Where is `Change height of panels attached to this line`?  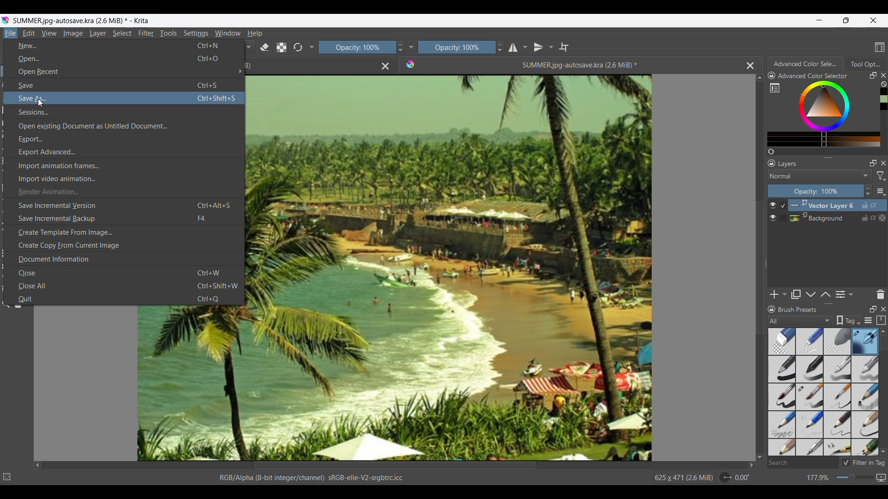 Change height of panels attached to this line is located at coordinates (813, 304).